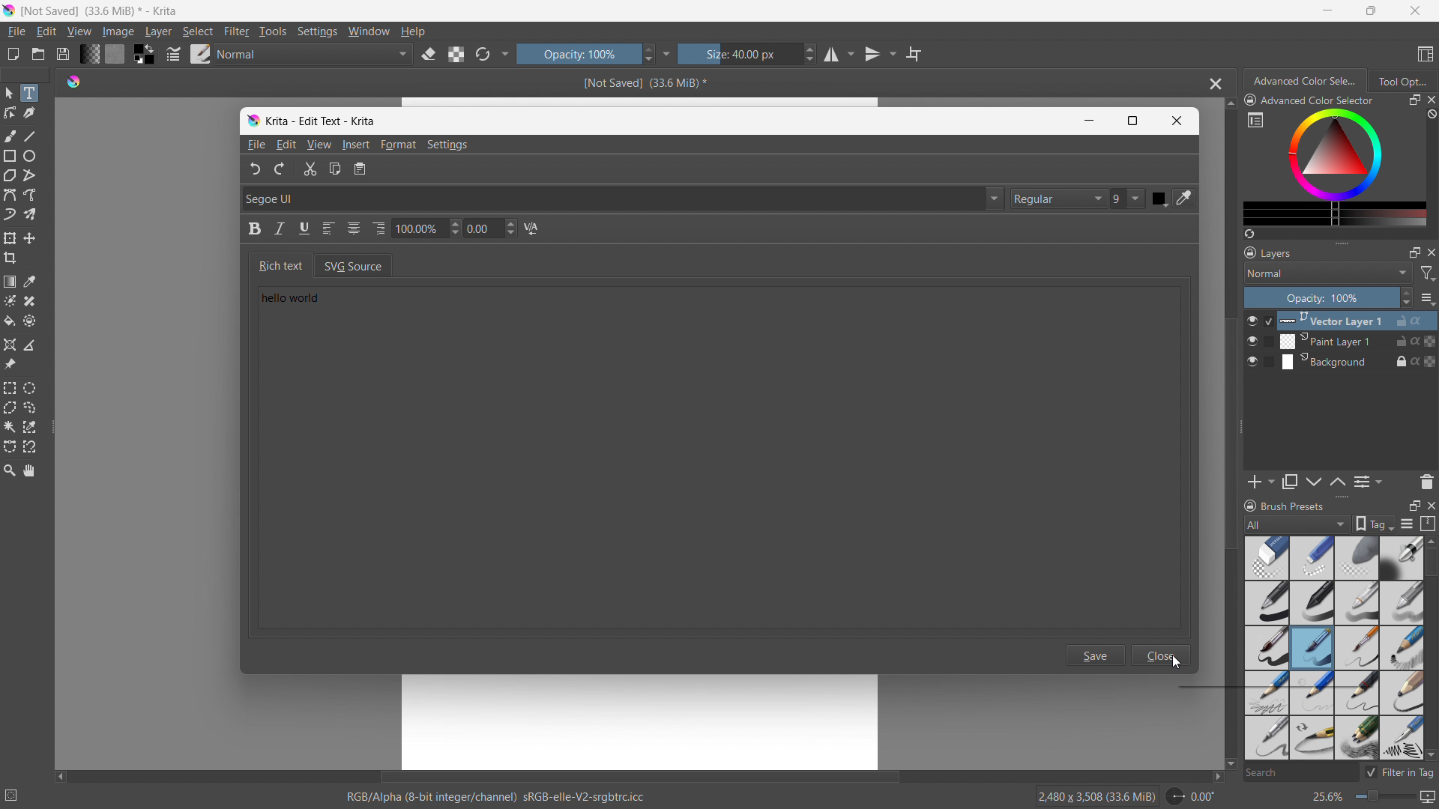 Image resolution: width=1439 pixels, height=809 pixels. What do you see at coordinates (367, 170) in the screenshot?
I see `notepad` at bounding box center [367, 170].